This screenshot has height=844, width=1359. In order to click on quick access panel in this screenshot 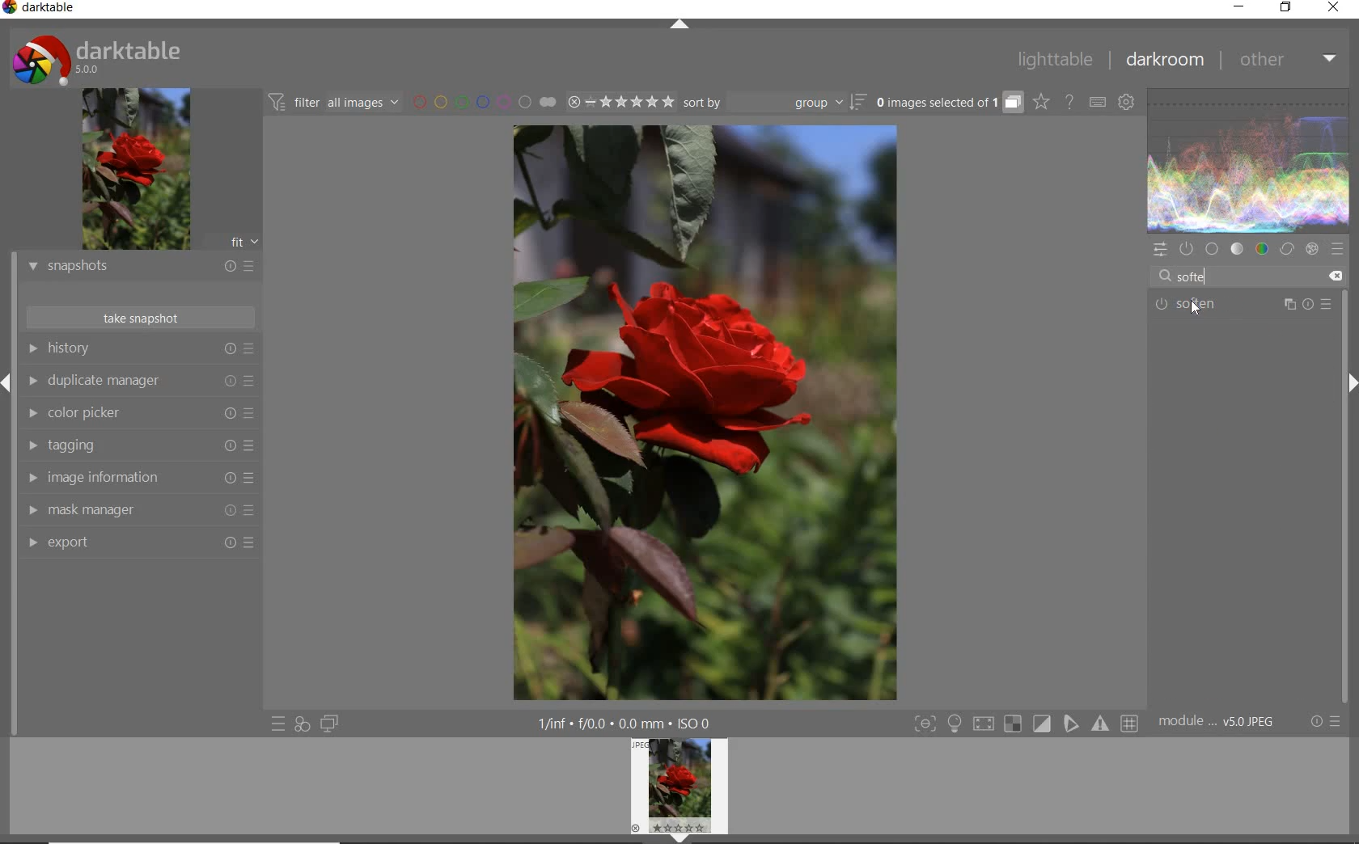, I will do `click(1159, 250)`.